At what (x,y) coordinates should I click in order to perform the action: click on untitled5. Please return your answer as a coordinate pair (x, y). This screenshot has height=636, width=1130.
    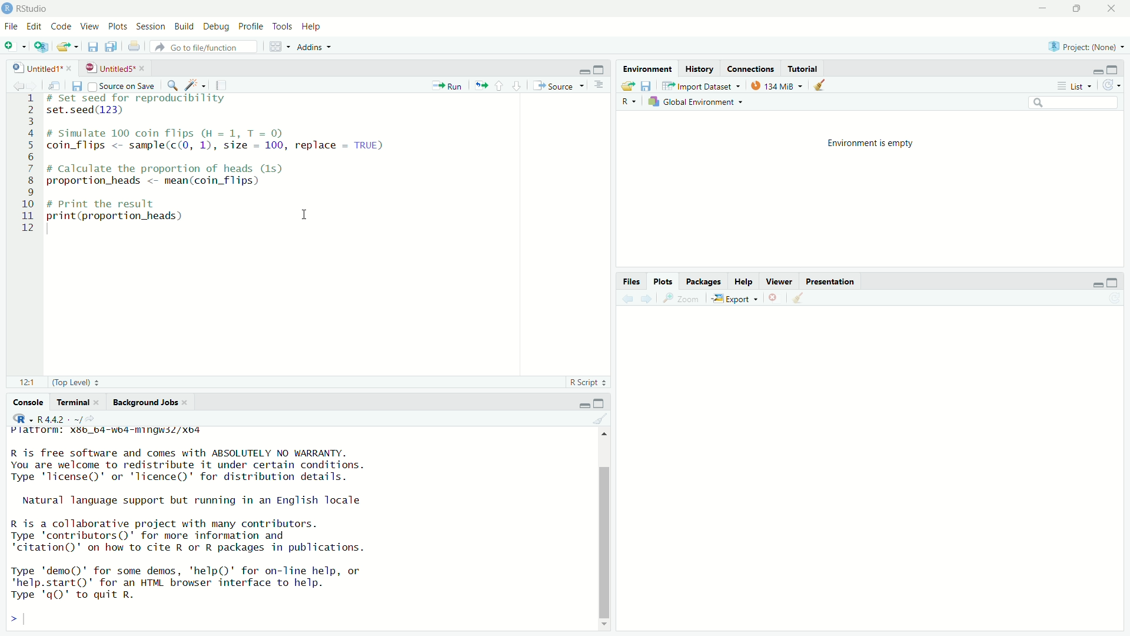
    Looking at the image, I should click on (108, 68).